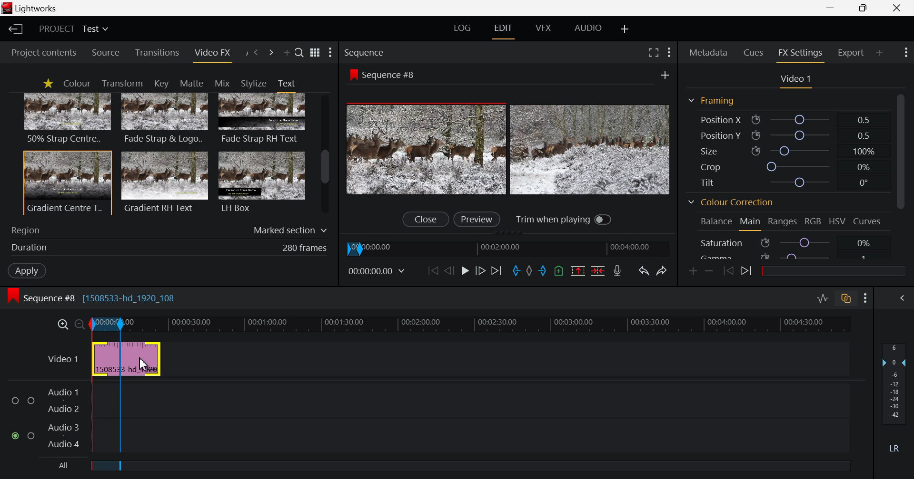  Describe the element at coordinates (734, 204) in the screenshot. I see `Colour Correction` at that location.